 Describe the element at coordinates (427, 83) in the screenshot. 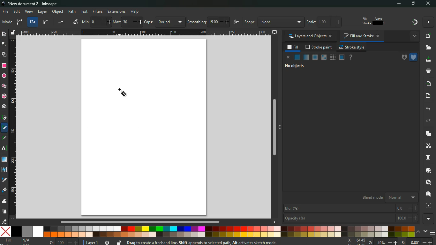

I see `receive` at that location.